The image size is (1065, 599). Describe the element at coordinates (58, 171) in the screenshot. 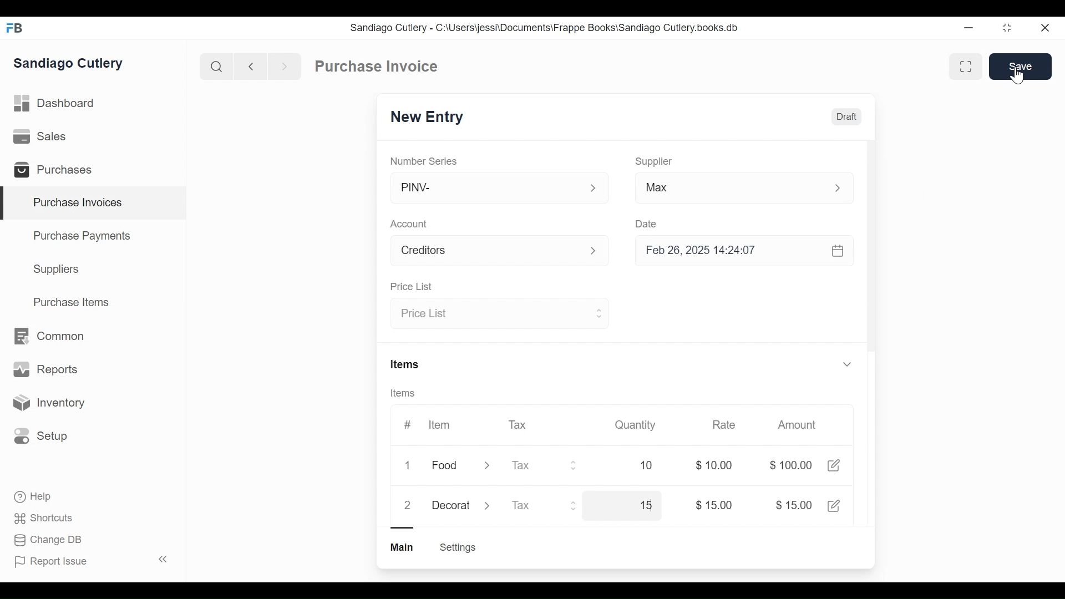

I see `Purchases` at that location.